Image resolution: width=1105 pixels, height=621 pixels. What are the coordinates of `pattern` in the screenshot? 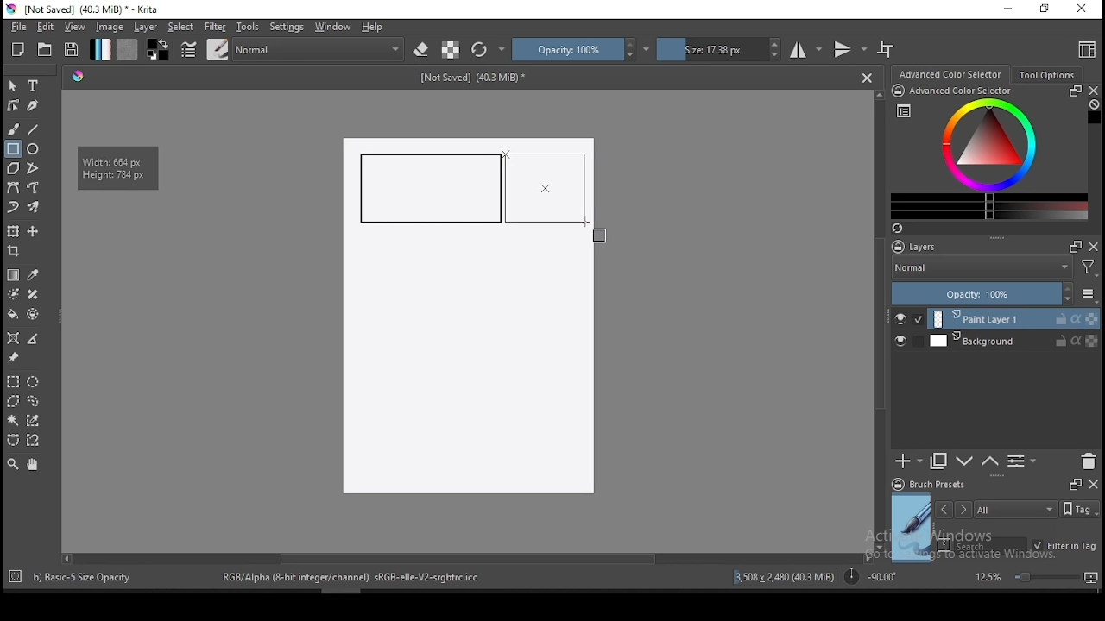 It's located at (127, 49).